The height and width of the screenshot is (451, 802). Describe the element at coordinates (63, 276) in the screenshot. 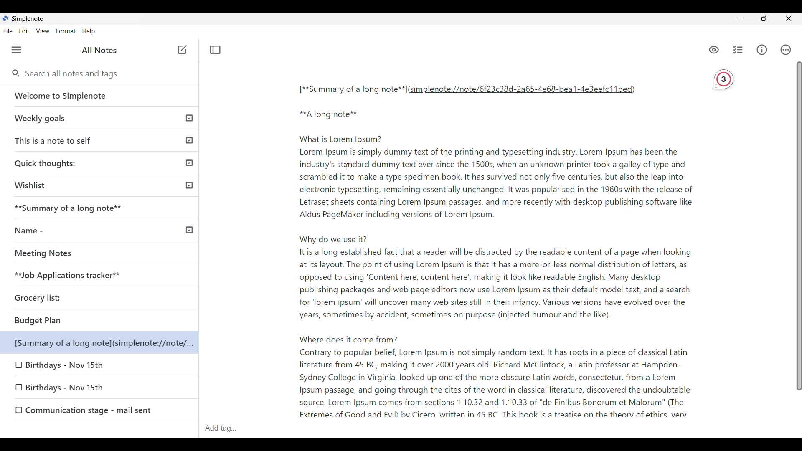

I see `Job Applications tracker` at that location.